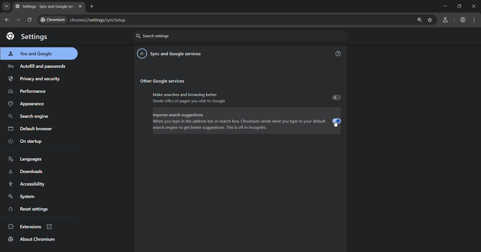  What do you see at coordinates (27, 184) in the screenshot?
I see `accessibilty` at bounding box center [27, 184].